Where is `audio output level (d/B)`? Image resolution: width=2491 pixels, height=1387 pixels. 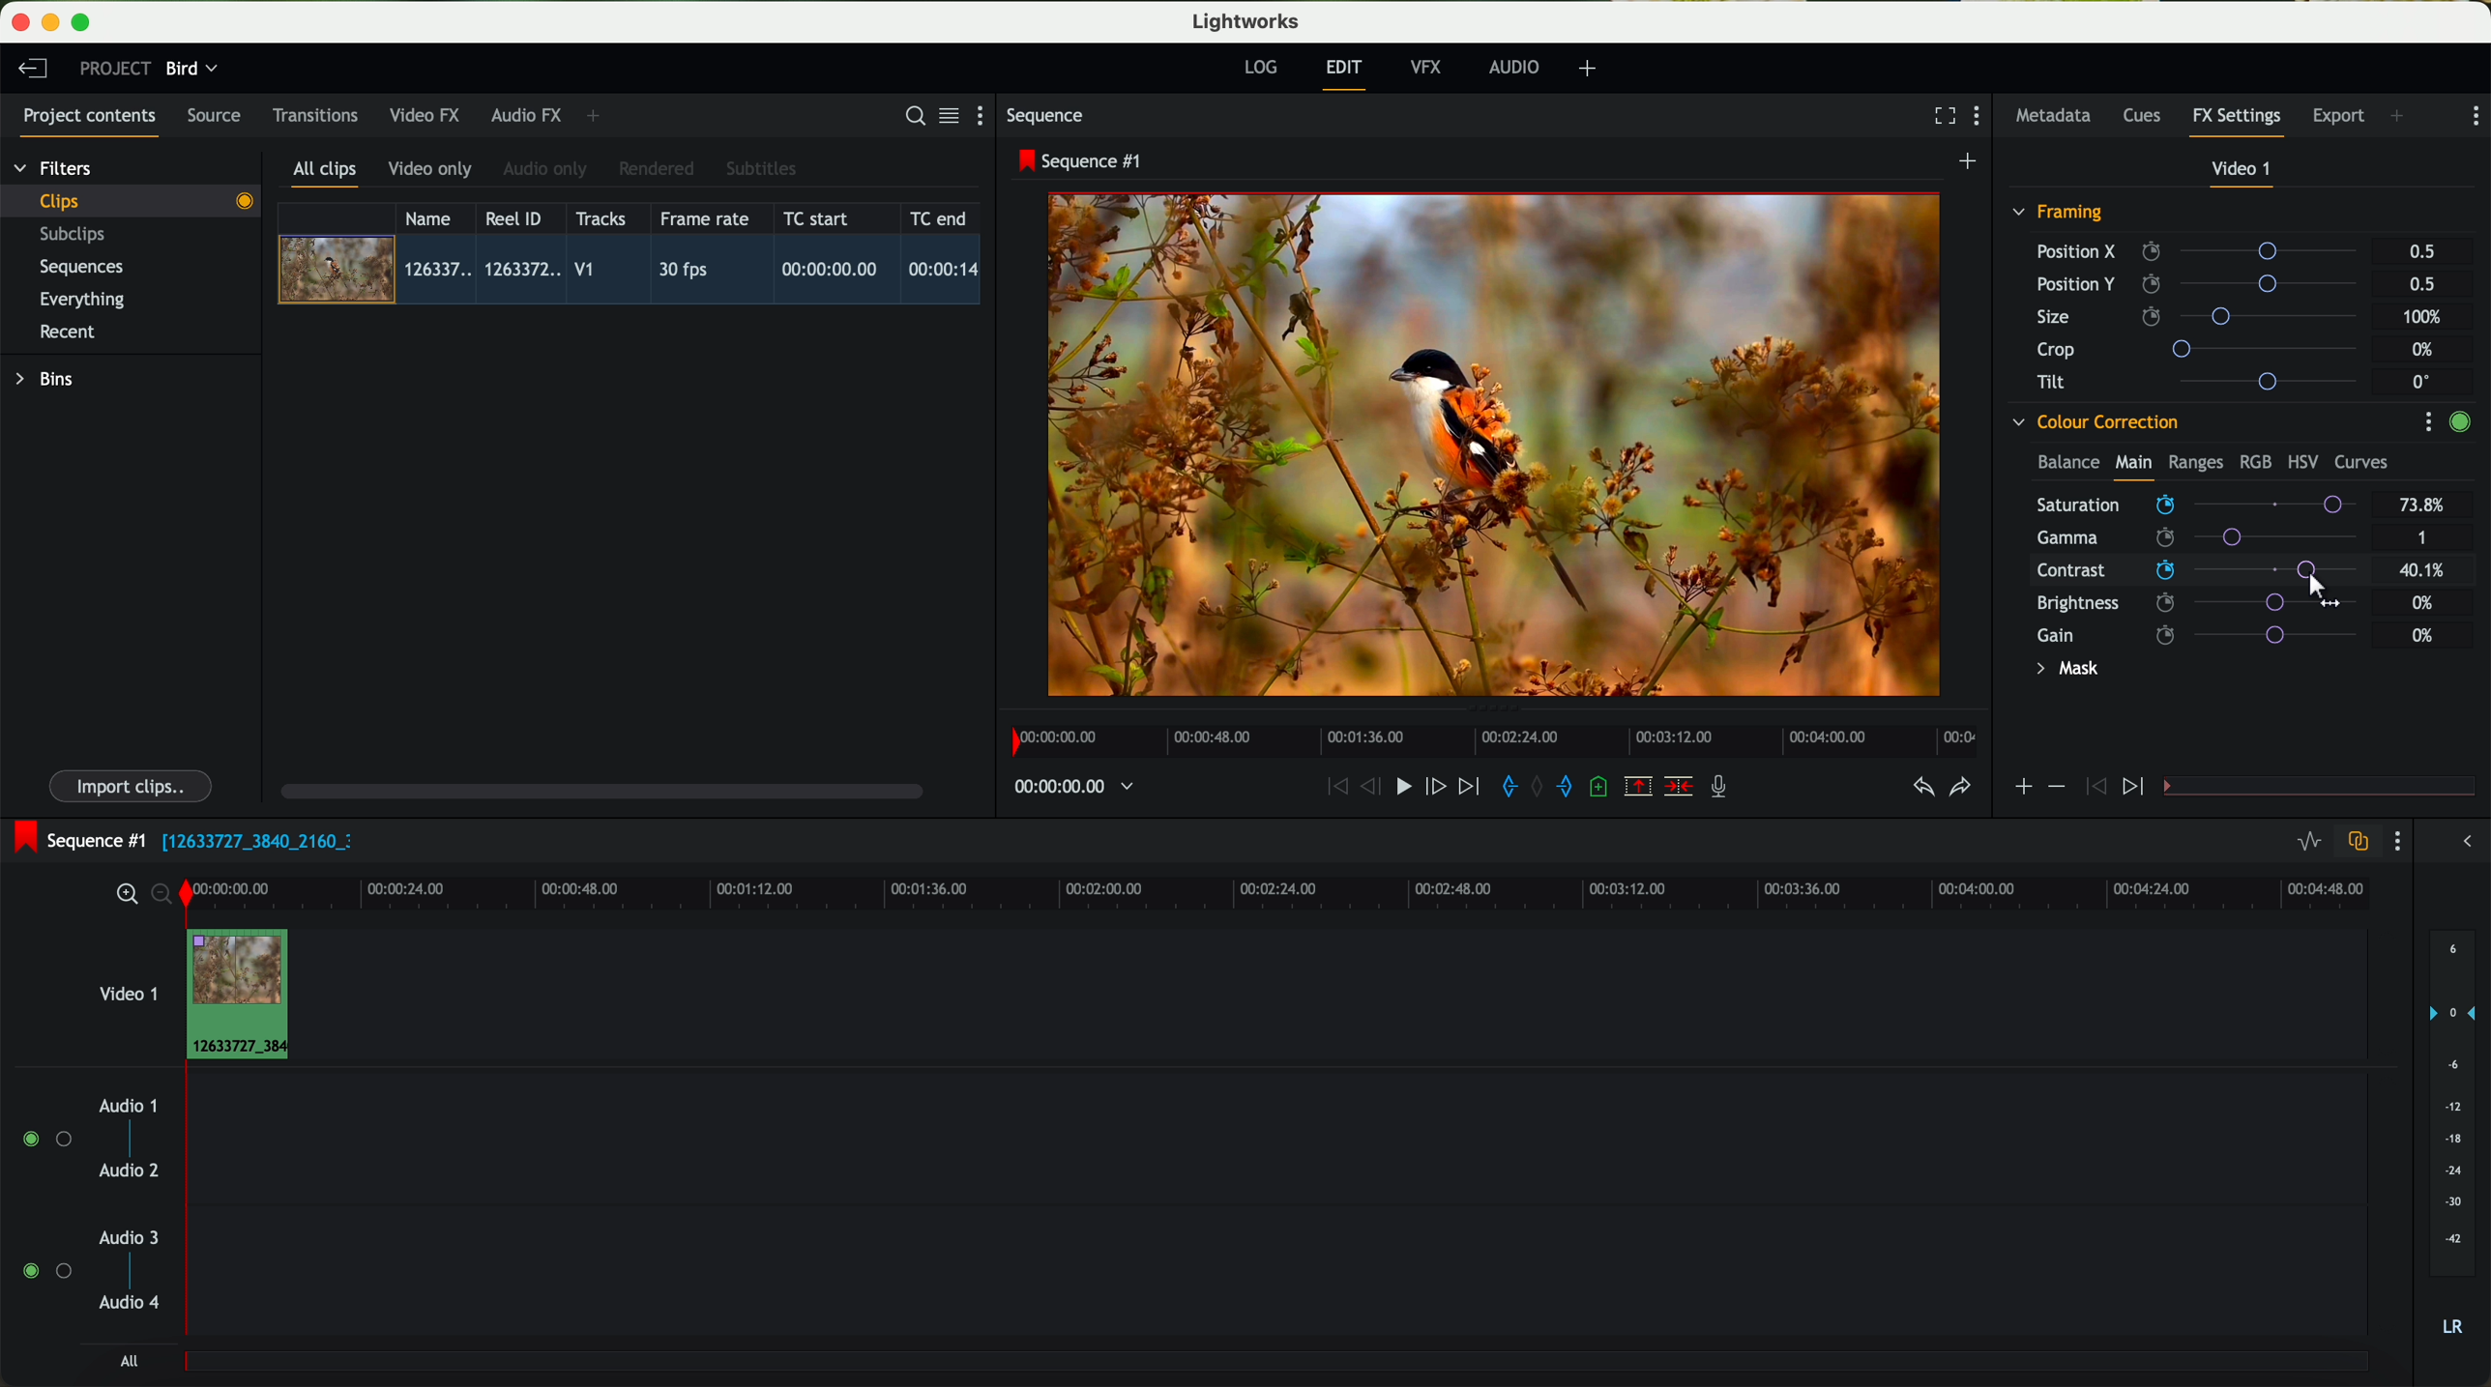 audio output level (d/B) is located at coordinates (2453, 1140).